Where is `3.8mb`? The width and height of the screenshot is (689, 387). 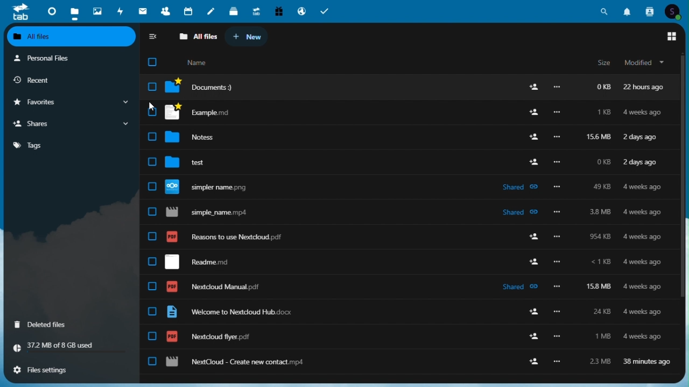
3.8mb is located at coordinates (600, 213).